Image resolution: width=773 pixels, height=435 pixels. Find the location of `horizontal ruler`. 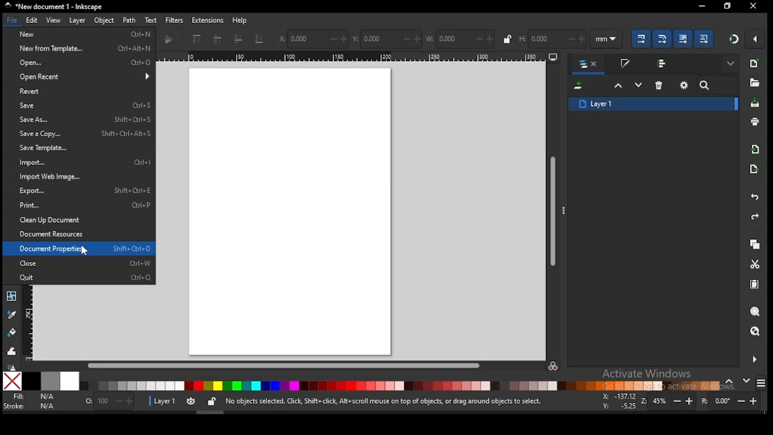

horizontal ruler is located at coordinates (360, 57).